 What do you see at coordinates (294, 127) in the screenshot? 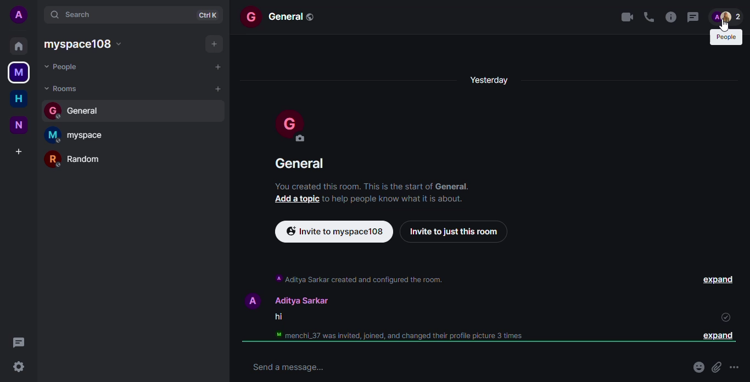
I see `profile pic` at bounding box center [294, 127].